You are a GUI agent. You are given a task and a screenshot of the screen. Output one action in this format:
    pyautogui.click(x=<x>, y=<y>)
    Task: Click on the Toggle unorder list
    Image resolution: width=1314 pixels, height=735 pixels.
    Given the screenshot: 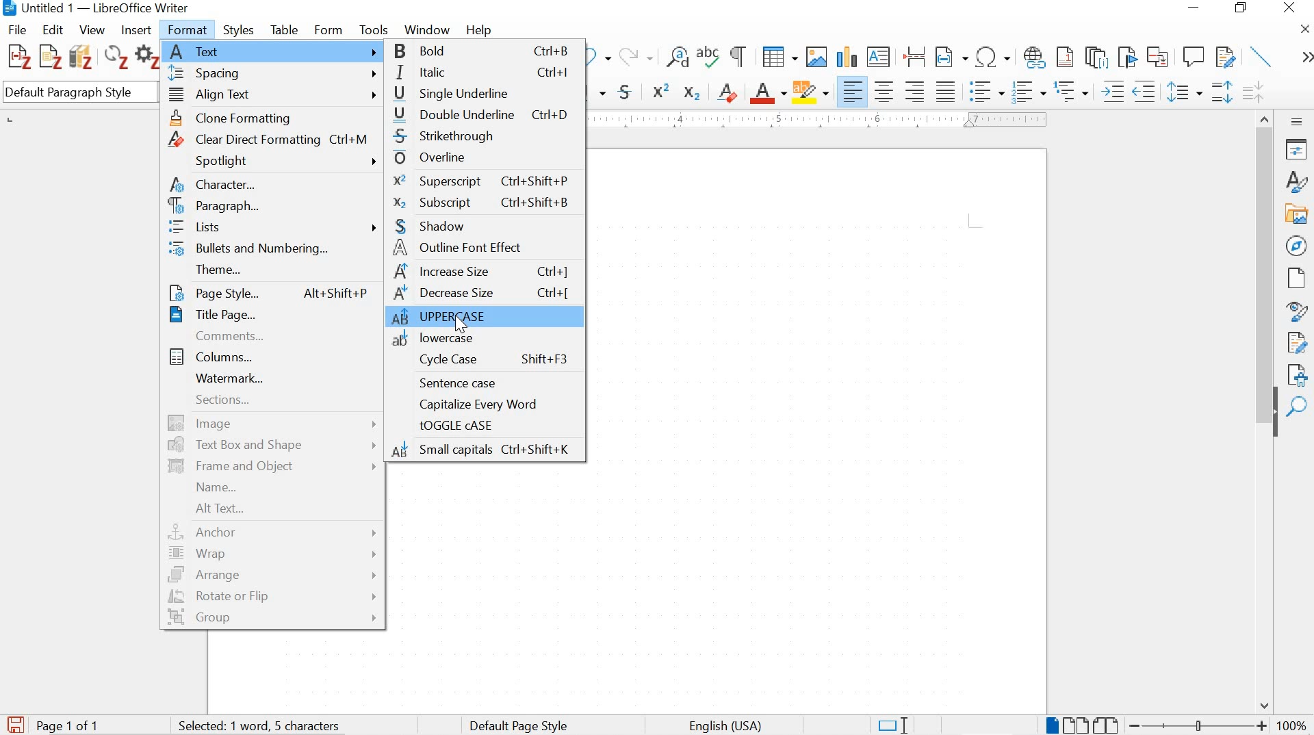 What is the action you would take?
    pyautogui.click(x=985, y=89)
    